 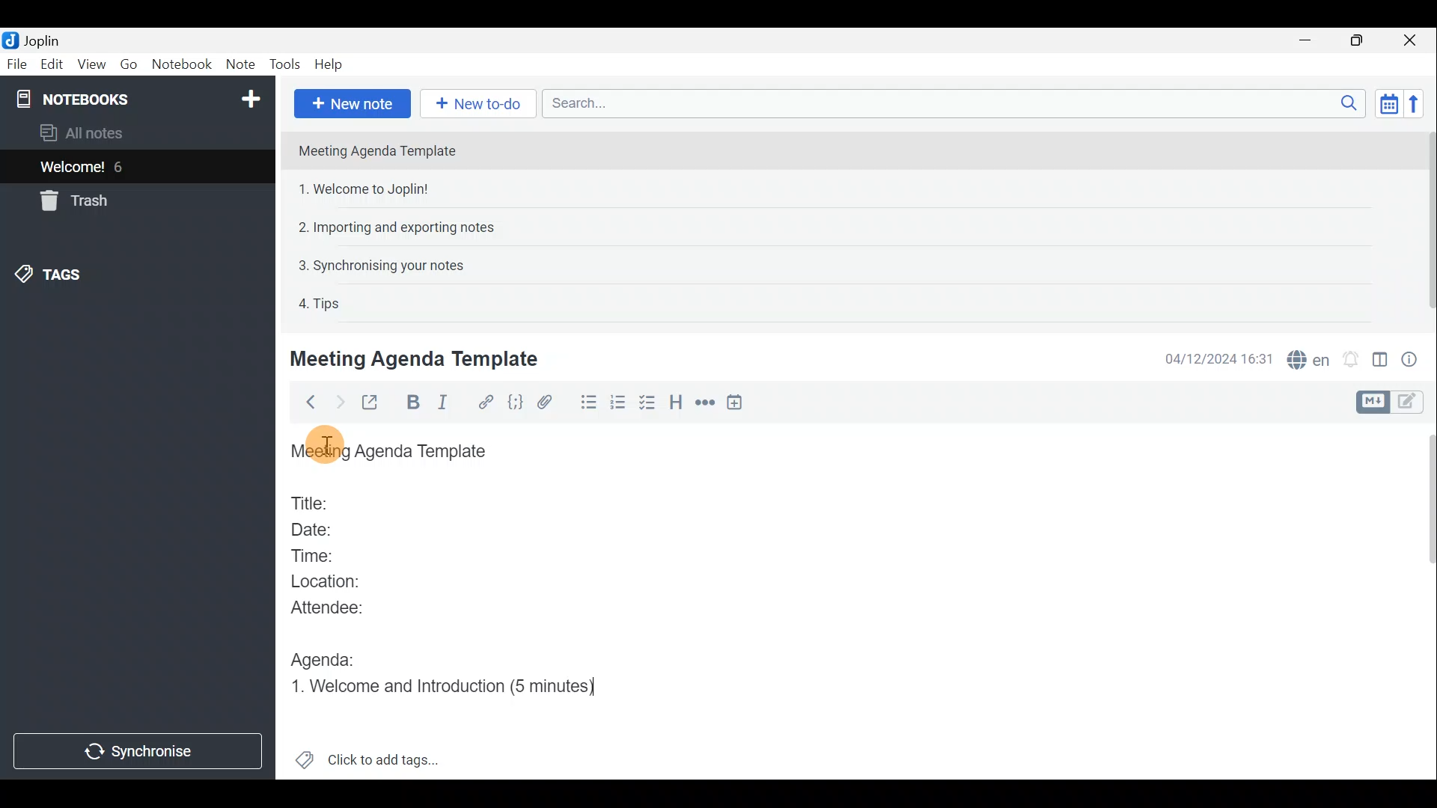 What do you see at coordinates (128, 64) in the screenshot?
I see `Go` at bounding box center [128, 64].